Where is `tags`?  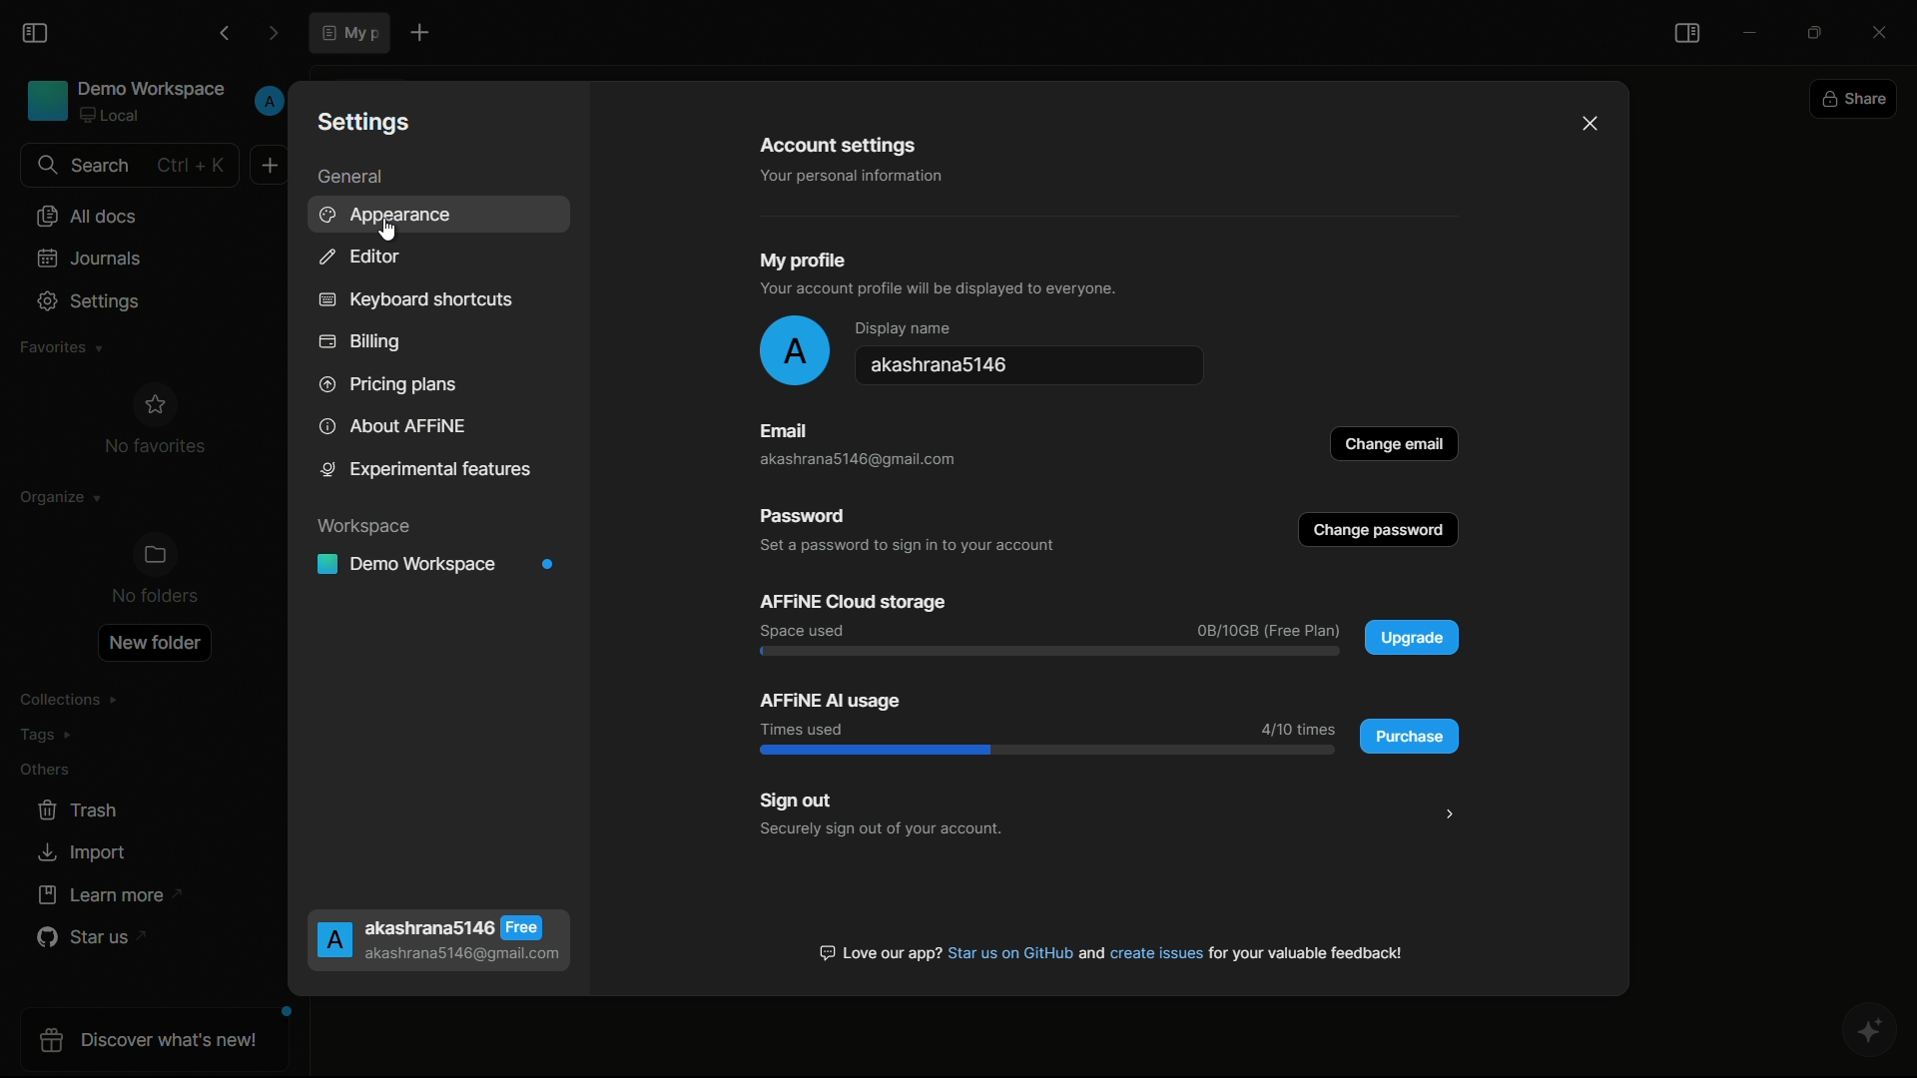 tags is located at coordinates (47, 740).